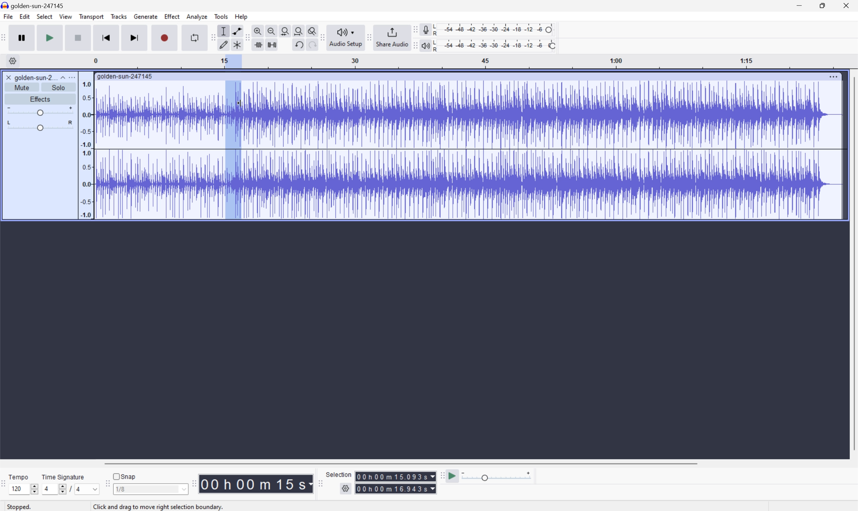  Describe the element at coordinates (165, 38) in the screenshot. I see `Record / Record new track` at that location.